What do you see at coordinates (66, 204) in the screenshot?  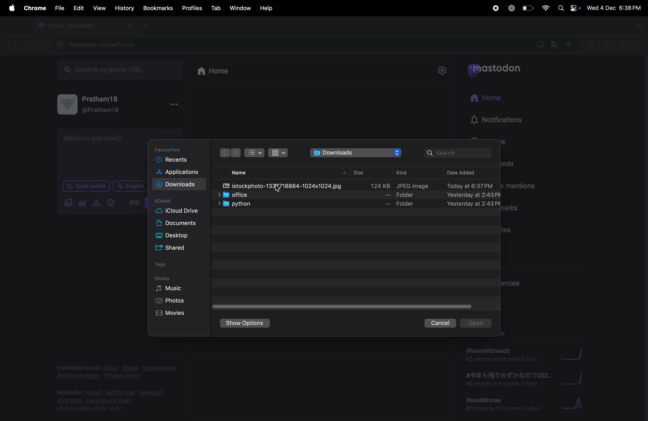 I see `add image` at bounding box center [66, 204].